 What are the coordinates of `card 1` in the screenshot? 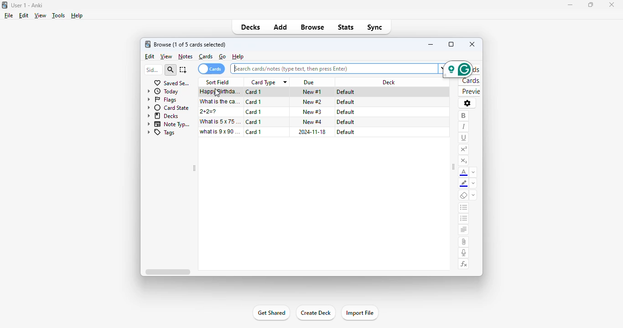 It's located at (253, 122).